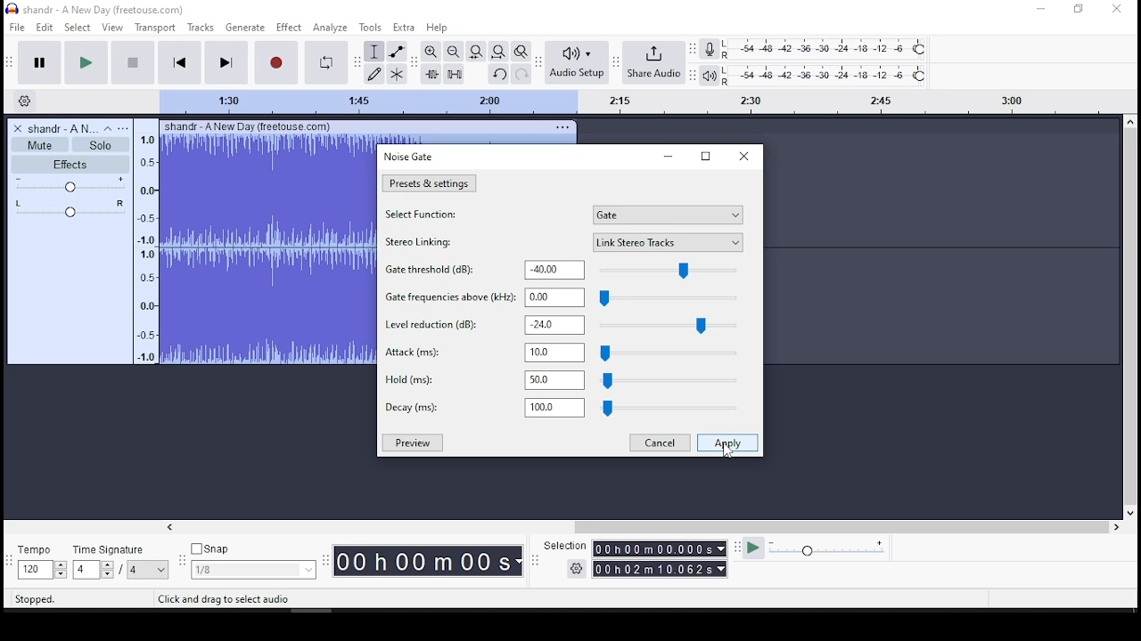  I want to click on open menu, so click(125, 127).